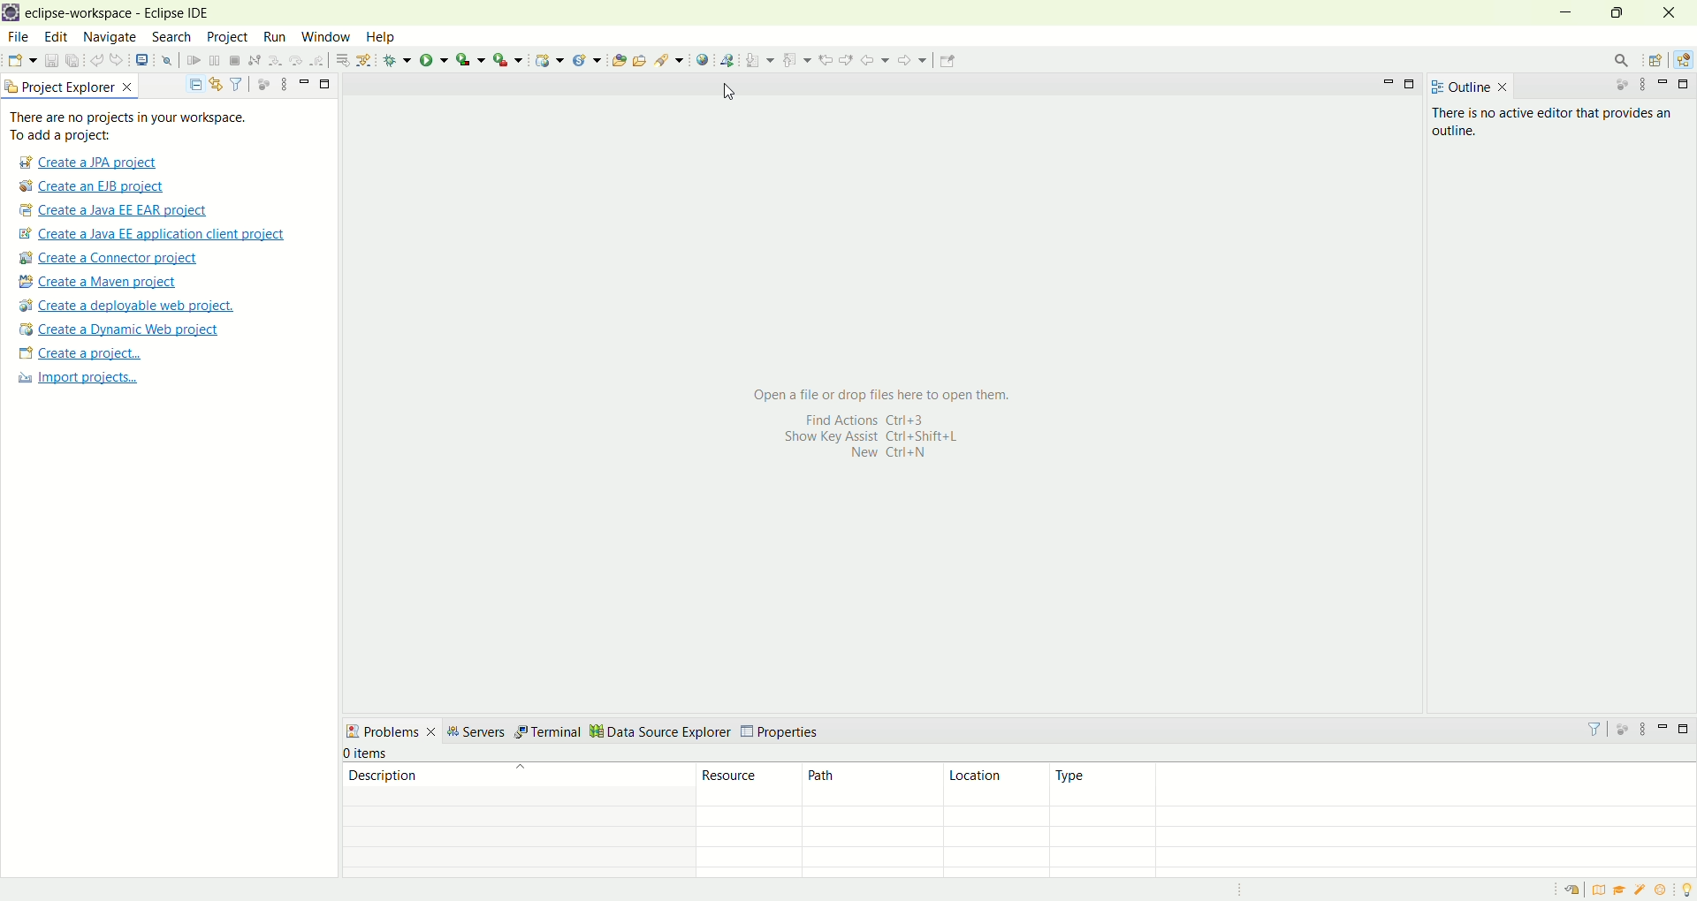 This screenshot has height=901, width=1697. Describe the element at coordinates (171, 38) in the screenshot. I see `search` at that location.